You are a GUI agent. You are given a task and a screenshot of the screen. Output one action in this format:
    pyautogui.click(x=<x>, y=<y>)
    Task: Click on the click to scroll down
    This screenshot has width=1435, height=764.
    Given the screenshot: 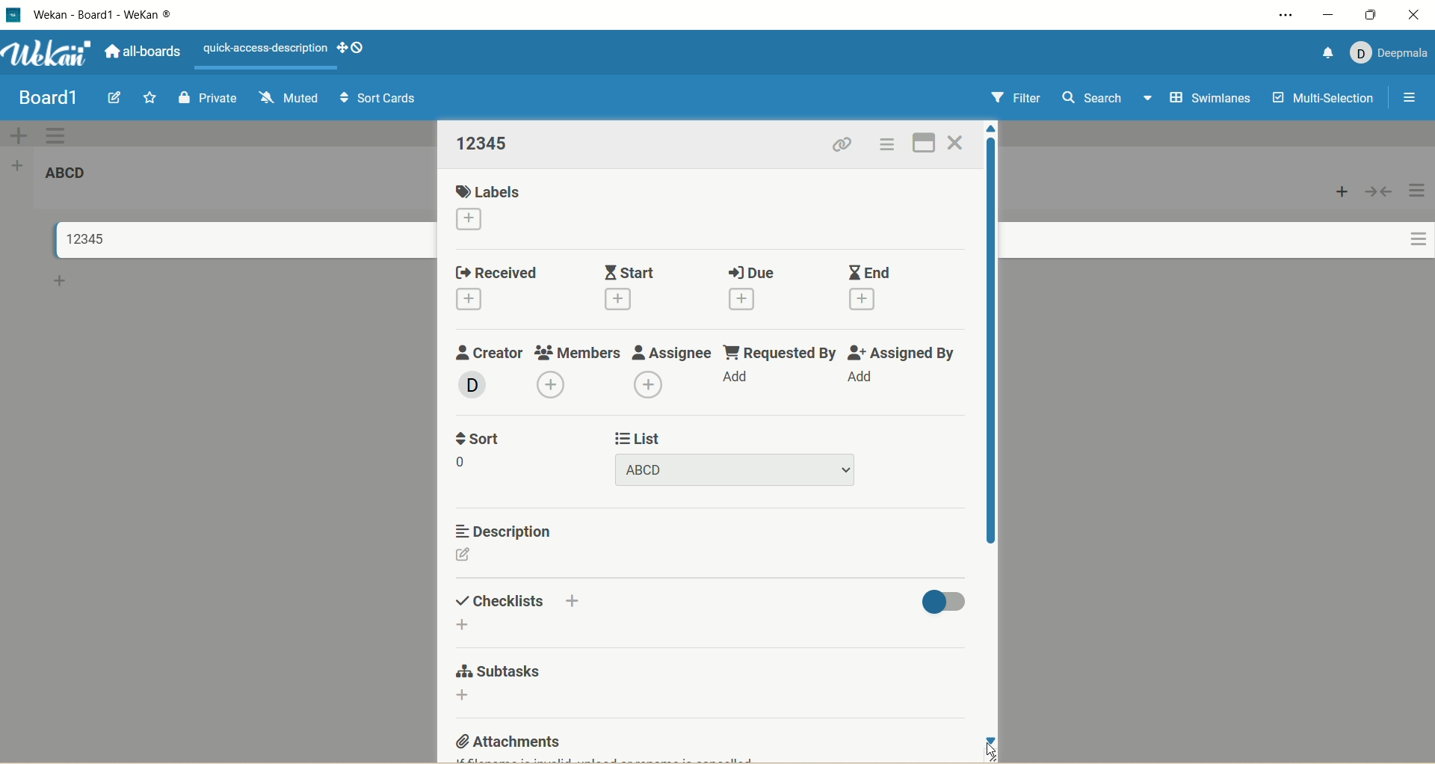 What is the action you would take?
    pyautogui.click(x=992, y=739)
    